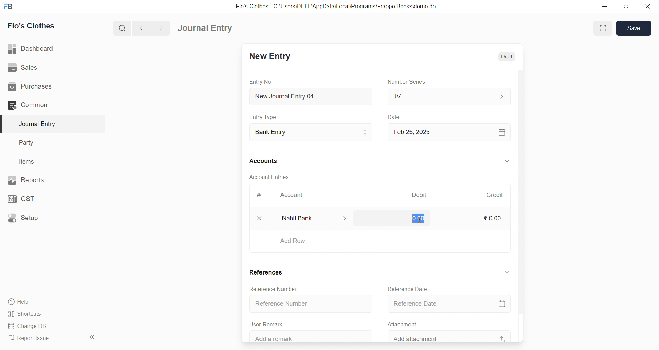 The image size is (659, 350). What do you see at coordinates (395, 117) in the screenshot?
I see `Date` at bounding box center [395, 117].